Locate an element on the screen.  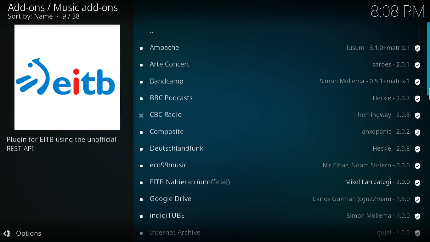
add-ons is located at coordinates (172, 198).